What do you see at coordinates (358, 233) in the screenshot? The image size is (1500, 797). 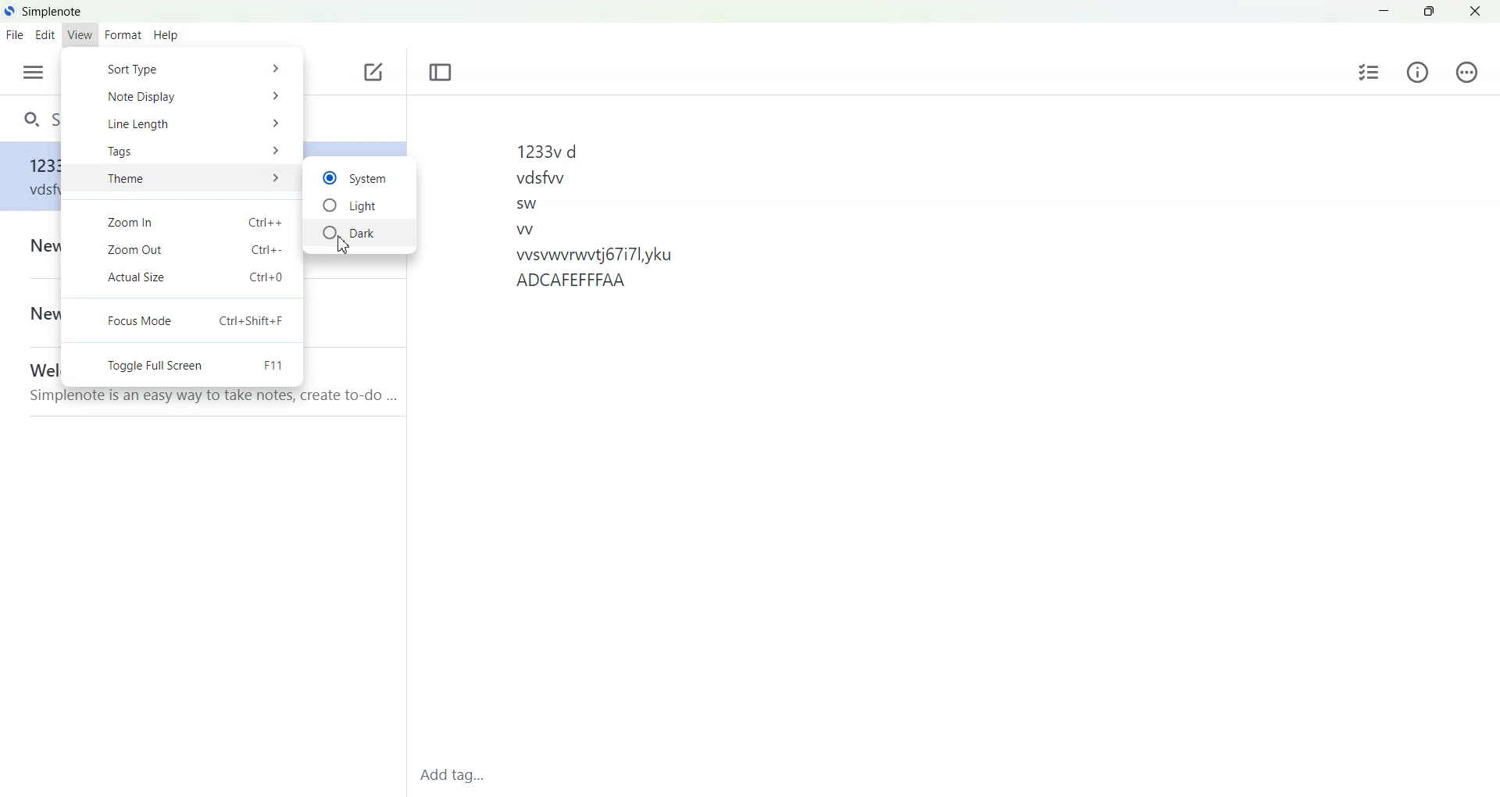 I see `Dark` at bounding box center [358, 233].